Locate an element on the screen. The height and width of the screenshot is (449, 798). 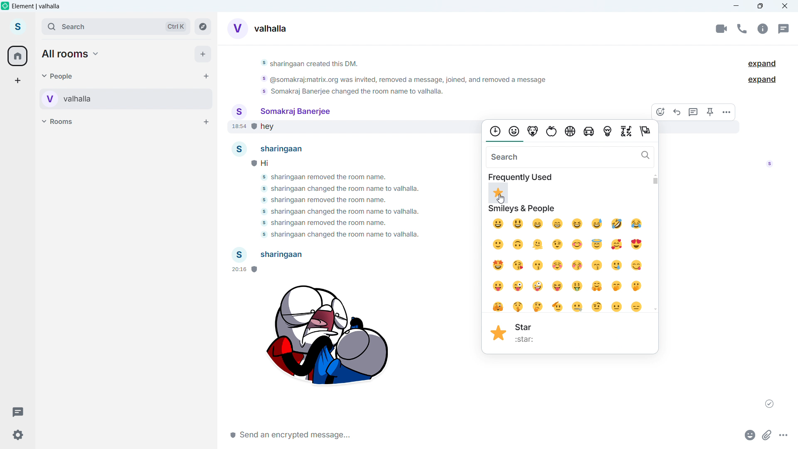
smiling face with tear is located at coordinates (619, 265).